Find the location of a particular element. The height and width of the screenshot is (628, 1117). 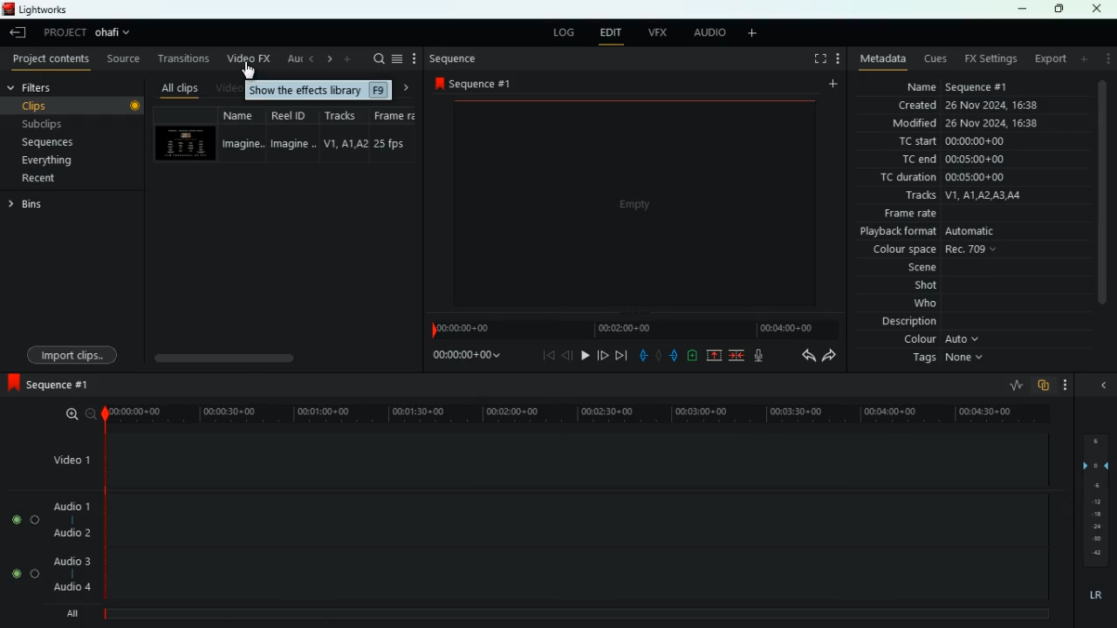

tracks is located at coordinates (347, 135).